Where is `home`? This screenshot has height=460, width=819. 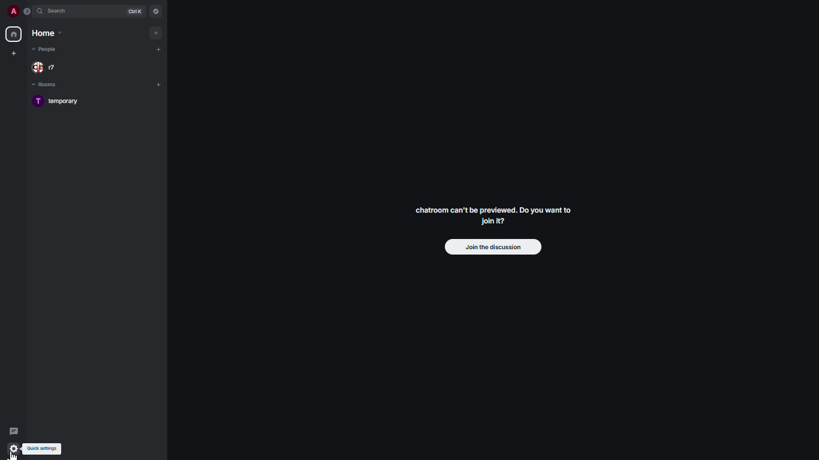
home is located at coordinates (46, 34).